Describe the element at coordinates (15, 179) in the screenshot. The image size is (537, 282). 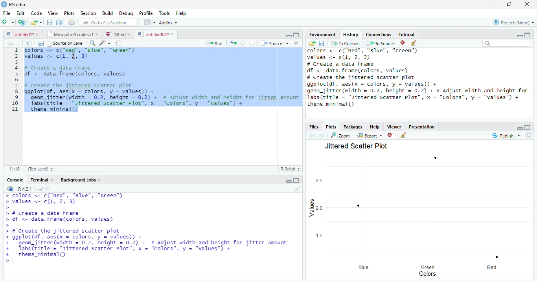
I see `Console` at that location.